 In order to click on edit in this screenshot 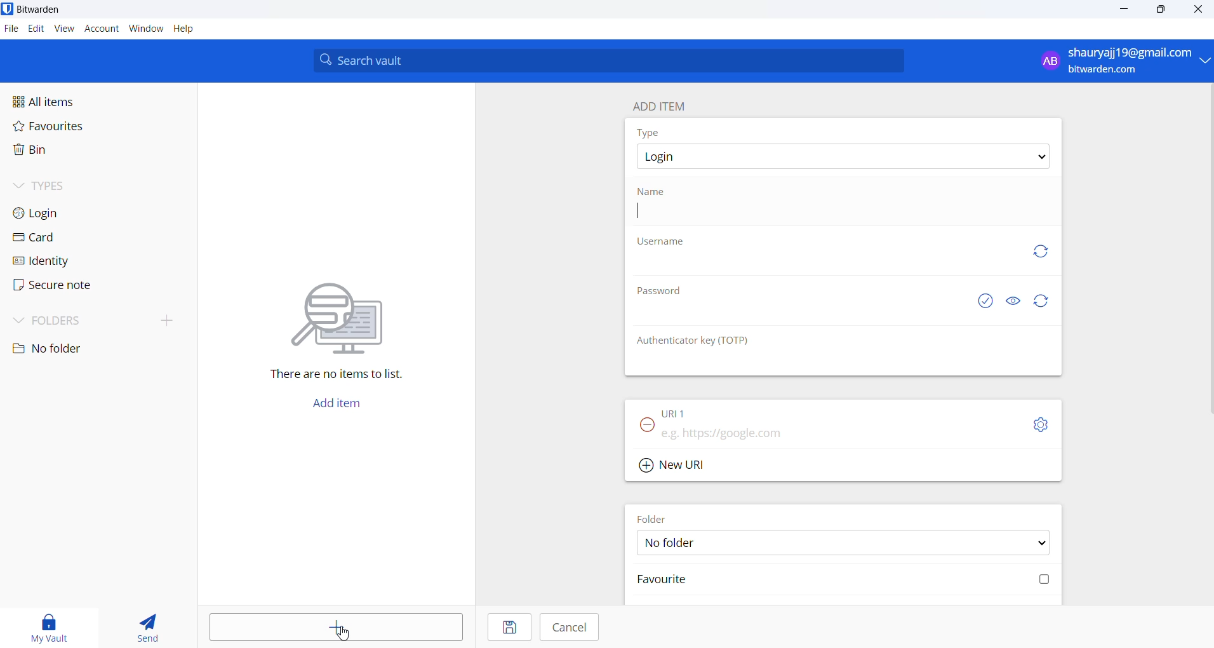, I will do `click(36, 30)`.